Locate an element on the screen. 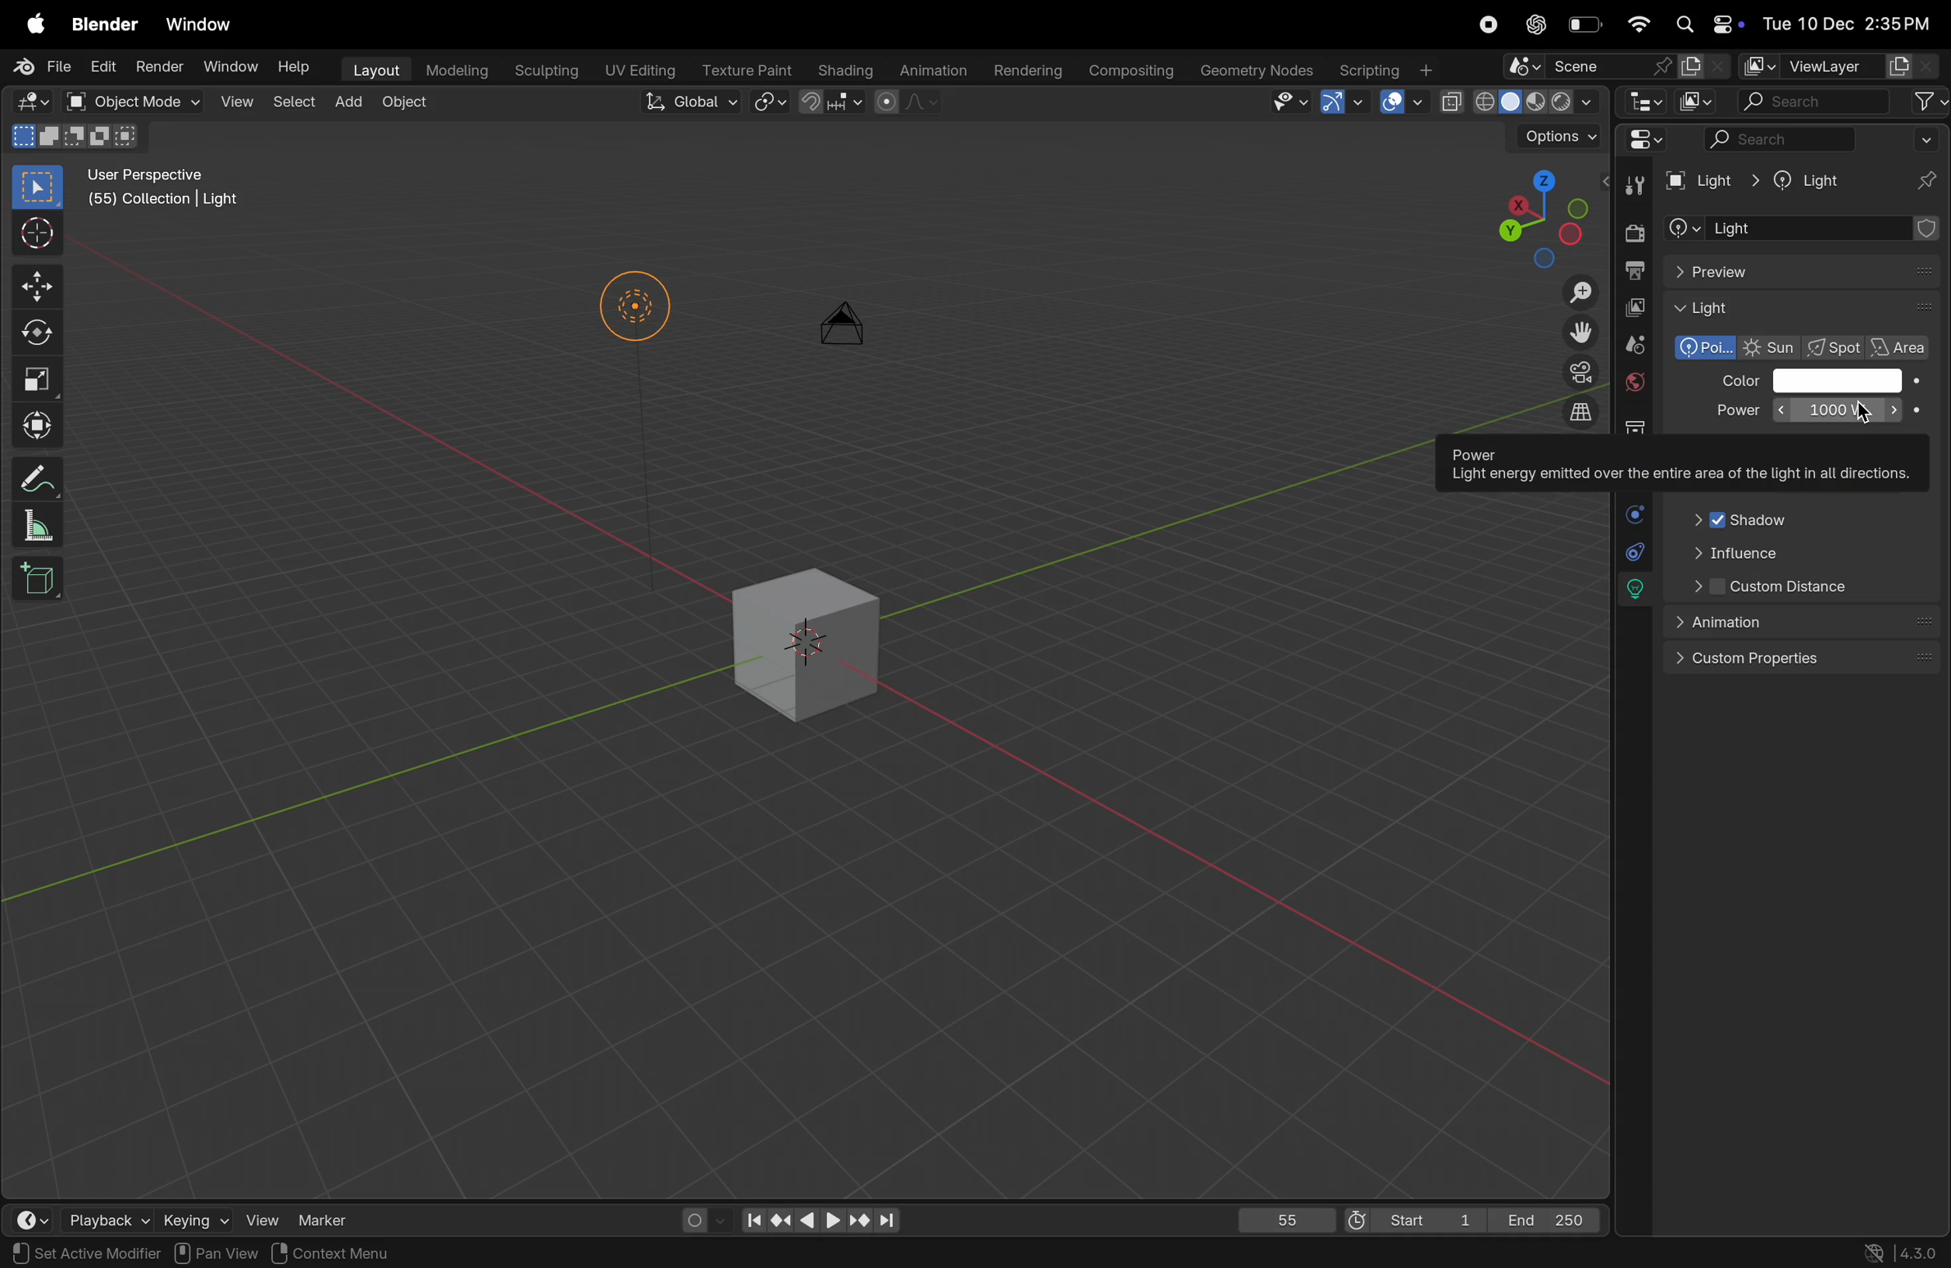 The height and width of the screenshot is (1268, 1951). scale is located at coordinates (37, 528).